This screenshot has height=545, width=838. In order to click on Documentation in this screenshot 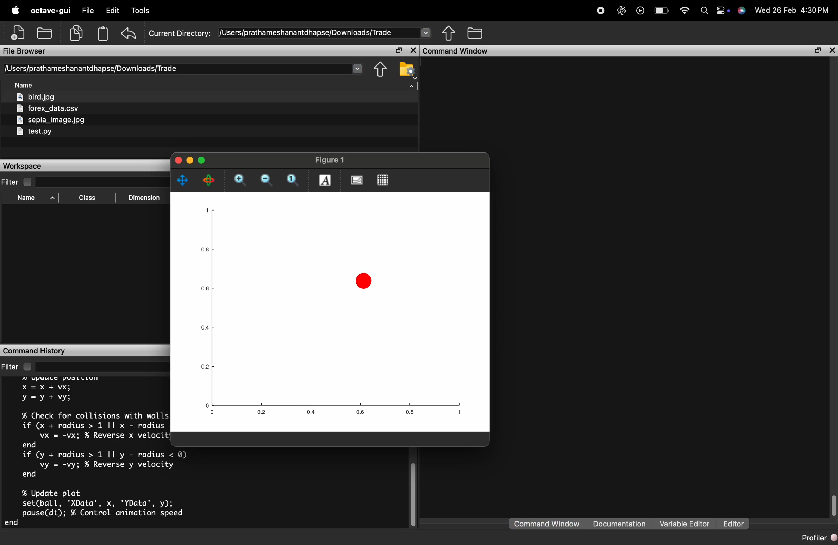, I will do `click(620, 524)`.